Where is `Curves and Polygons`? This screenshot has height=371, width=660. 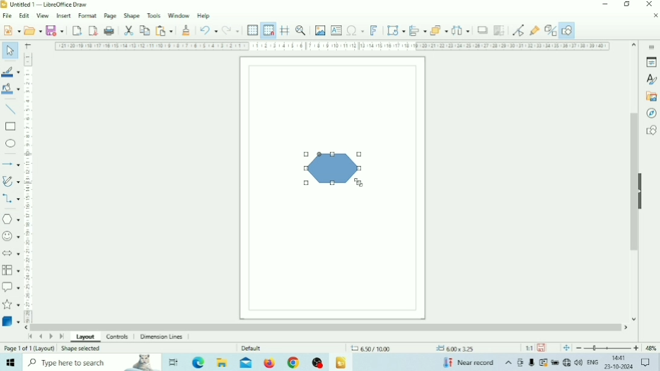
Curves and Polygons is located at coordinates (11, 181).